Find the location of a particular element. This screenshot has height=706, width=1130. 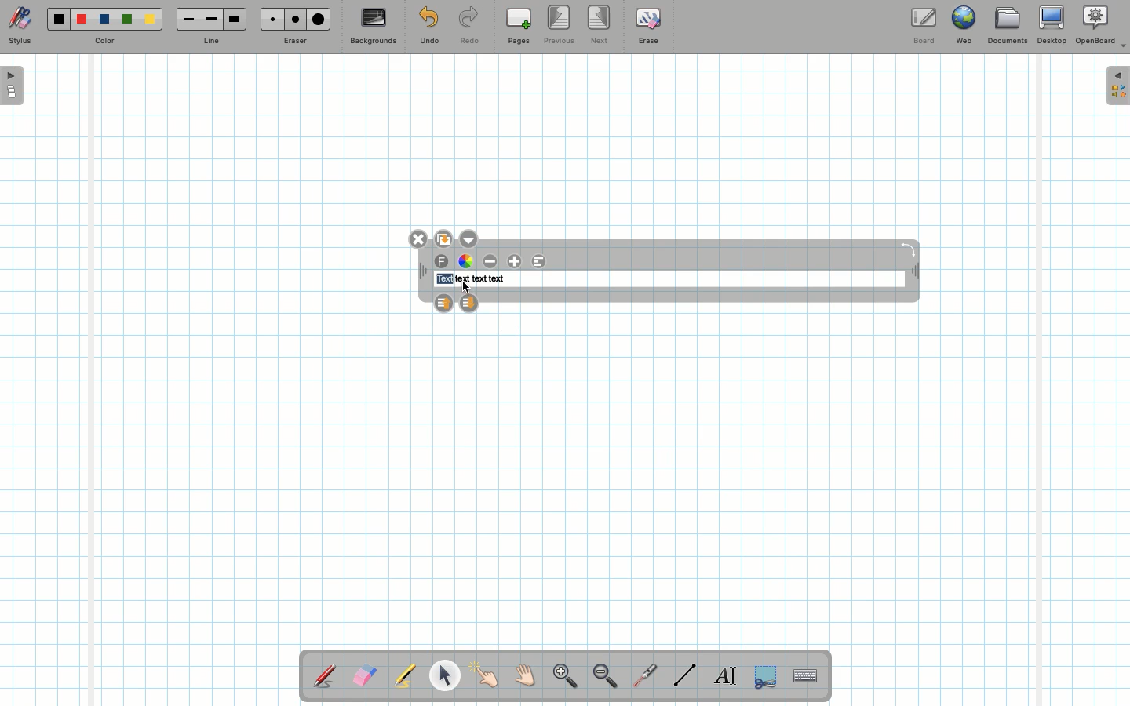

Line is located at coordinates (211, 42).